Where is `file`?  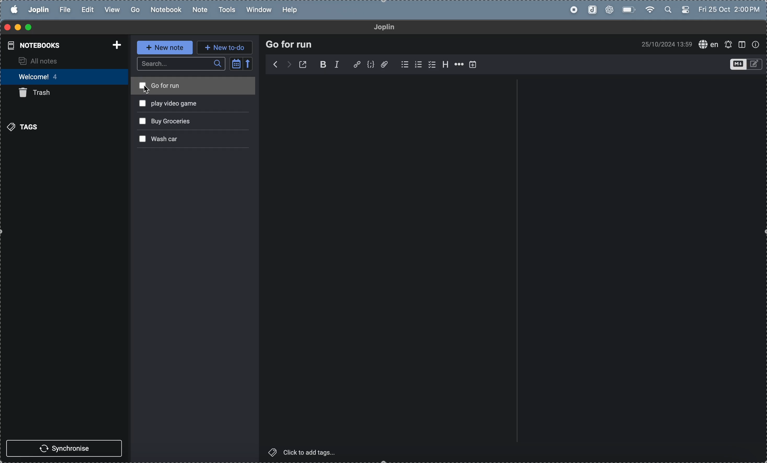
file is located at coordinates (63, 9).